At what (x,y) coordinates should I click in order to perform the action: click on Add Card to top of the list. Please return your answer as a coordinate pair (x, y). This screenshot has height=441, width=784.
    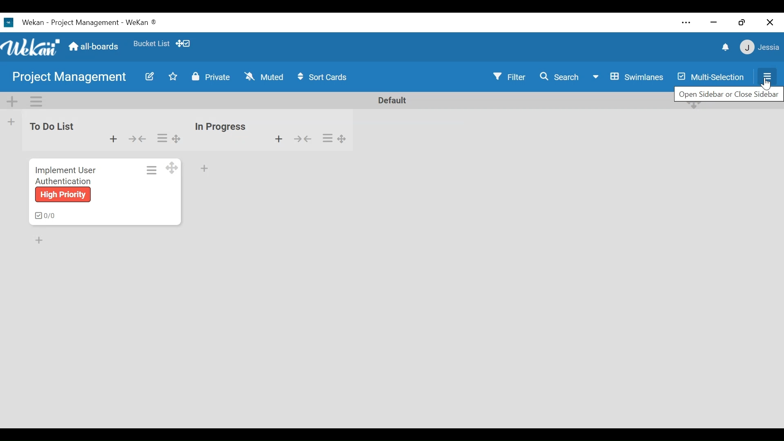
    Looking at the image, I should click on (114, 139).